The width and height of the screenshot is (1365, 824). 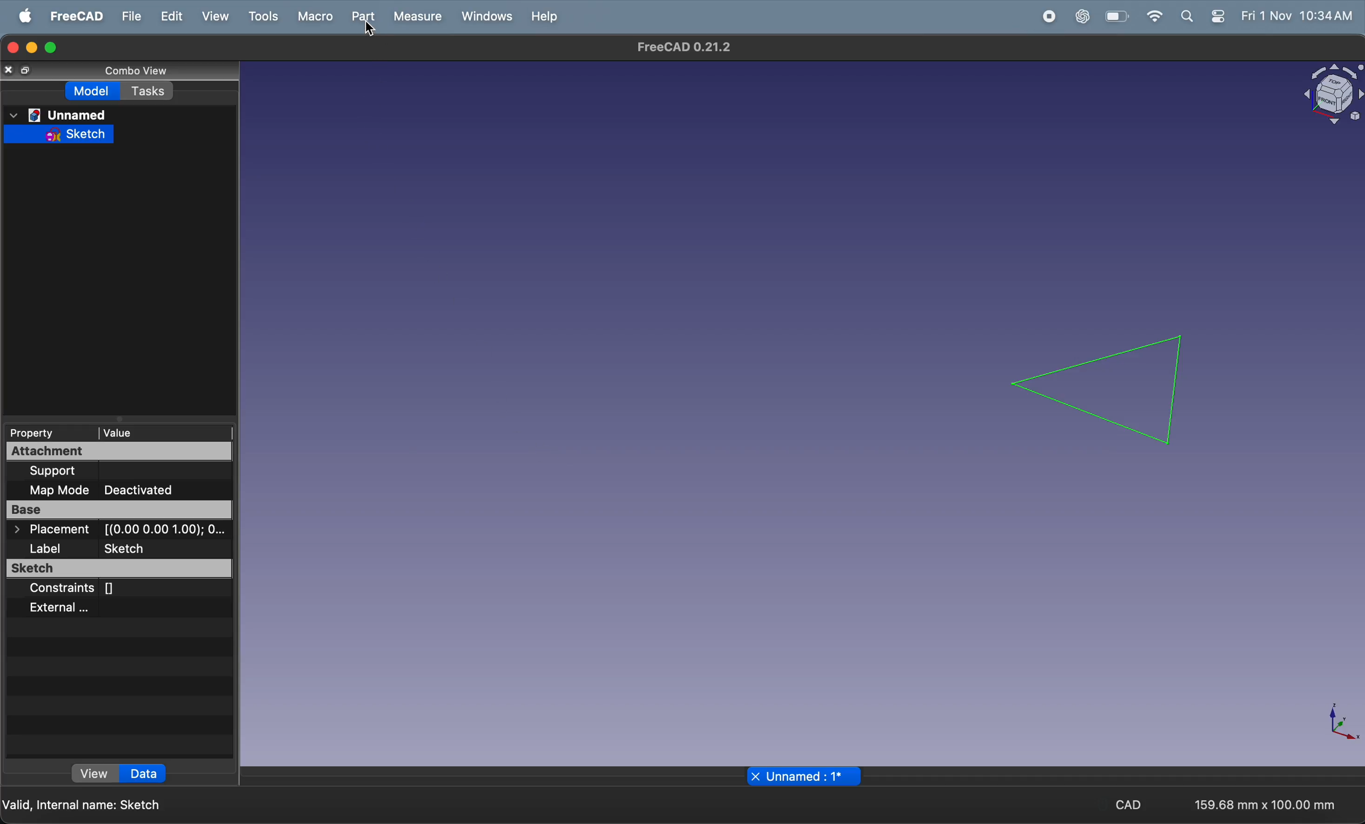 I want to click on closing window, so click(x=12, y=45).